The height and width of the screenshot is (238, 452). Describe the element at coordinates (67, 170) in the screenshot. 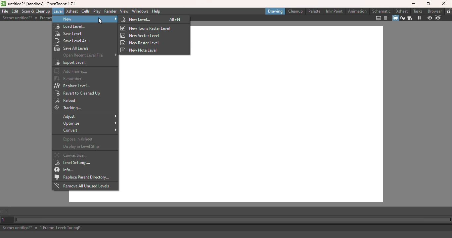

I see `Info` at that location.